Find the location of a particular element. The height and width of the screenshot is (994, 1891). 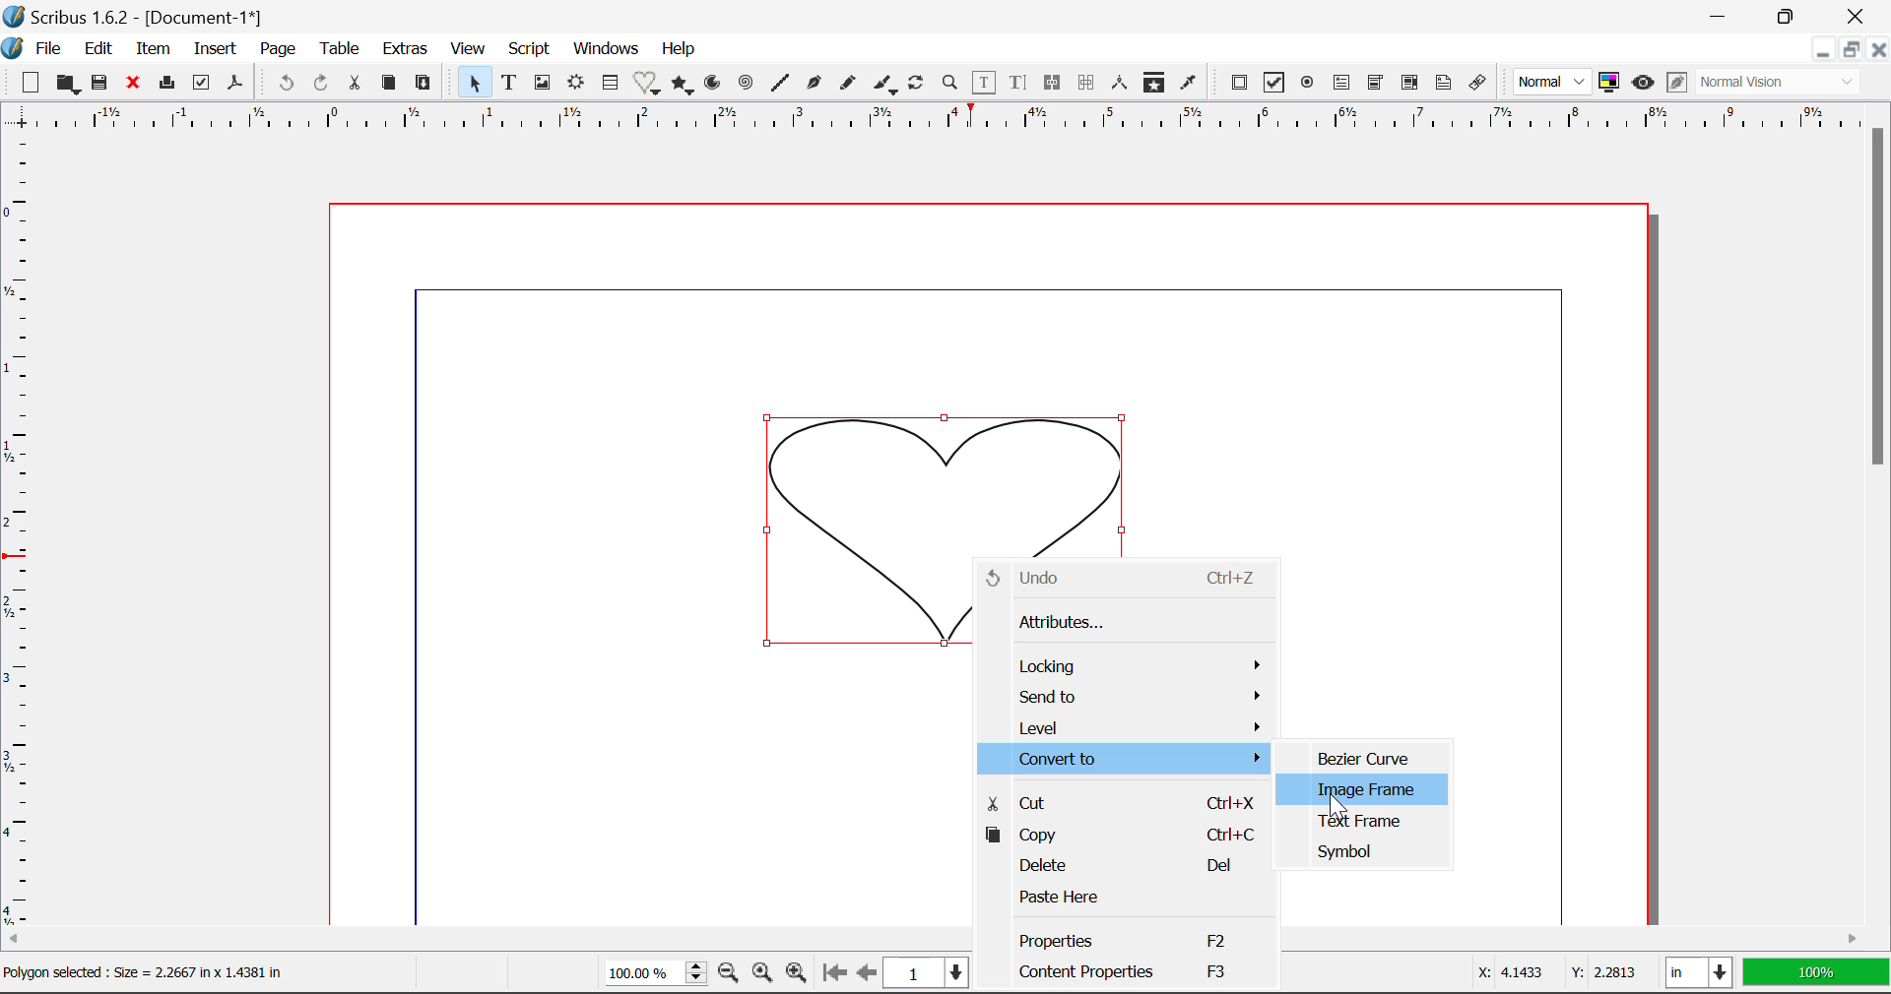

Pdf List box is located at coordinates (1411, 85).